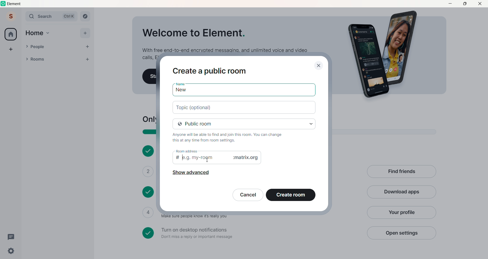 The height and width of the screenshot is (259, 488). What do you see at coordinates (319, 65) in the screenshot?
I see `close` at bounding box center [319, 65].